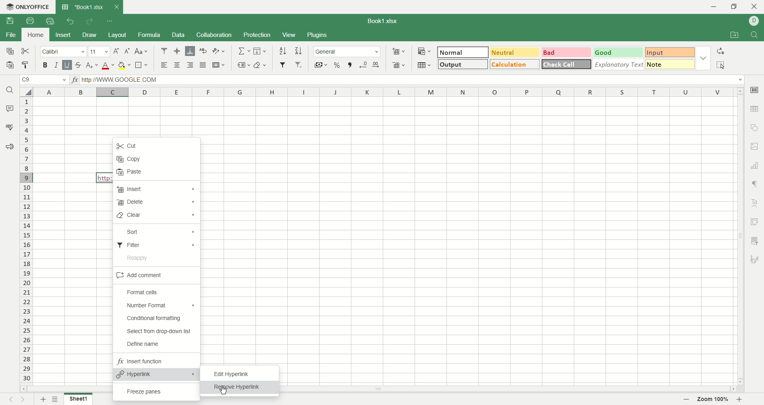  Describe the element at coordinates (116, 35) in the screenshot. I see `layout` at that location.